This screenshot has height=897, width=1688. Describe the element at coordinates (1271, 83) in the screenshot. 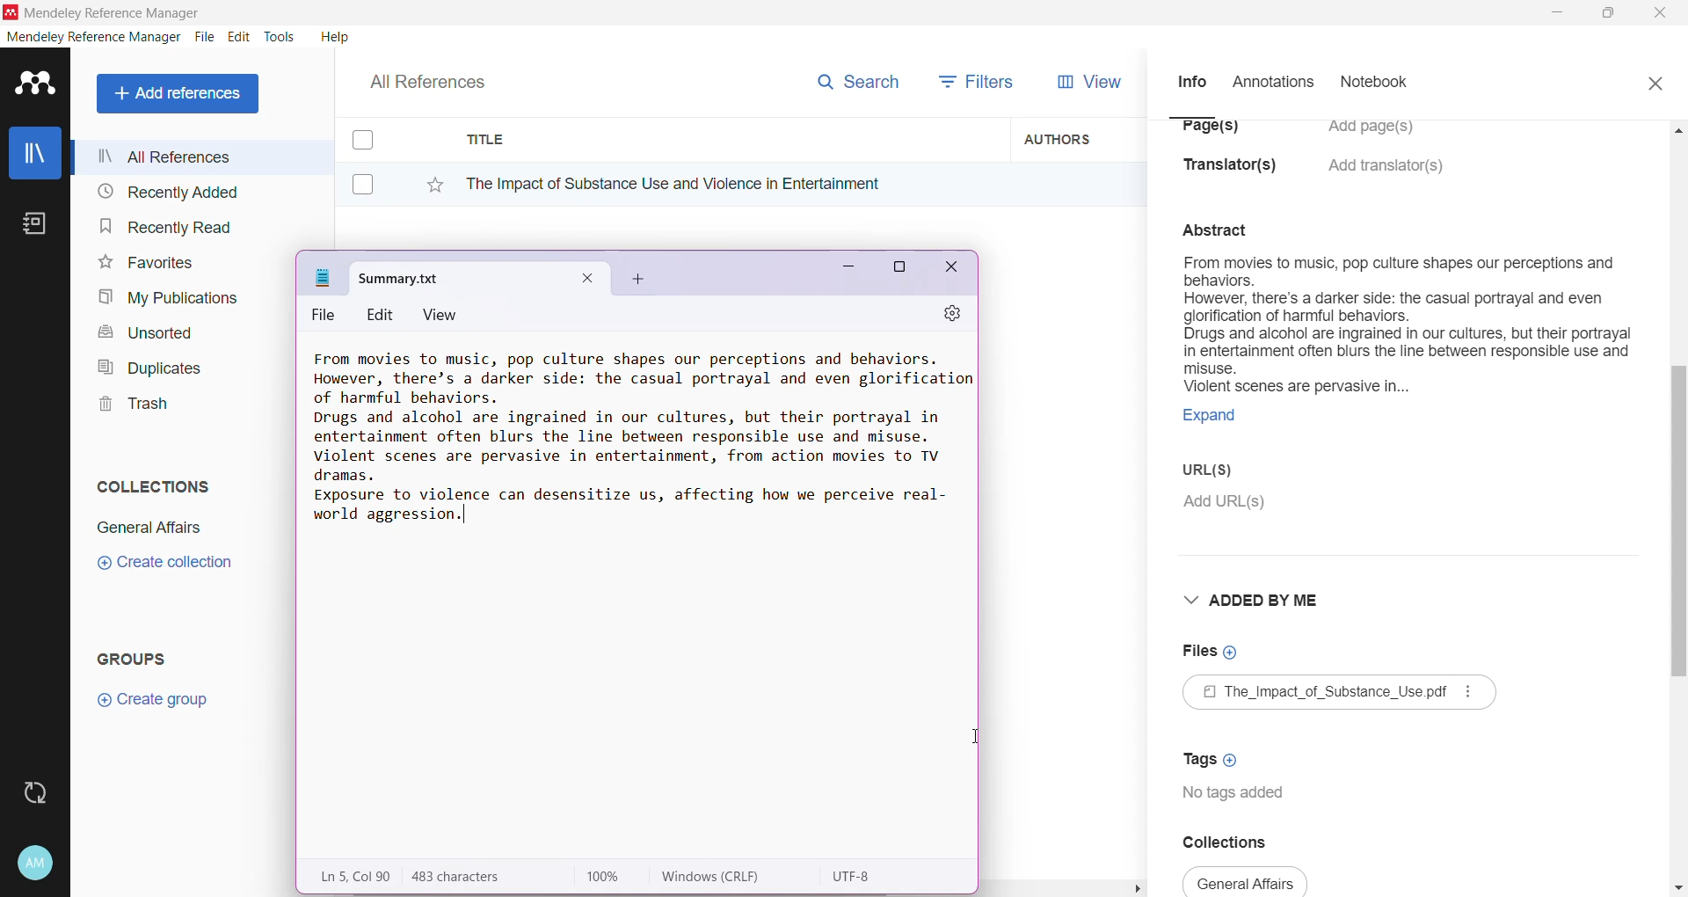

I see `Annotations` at that location.